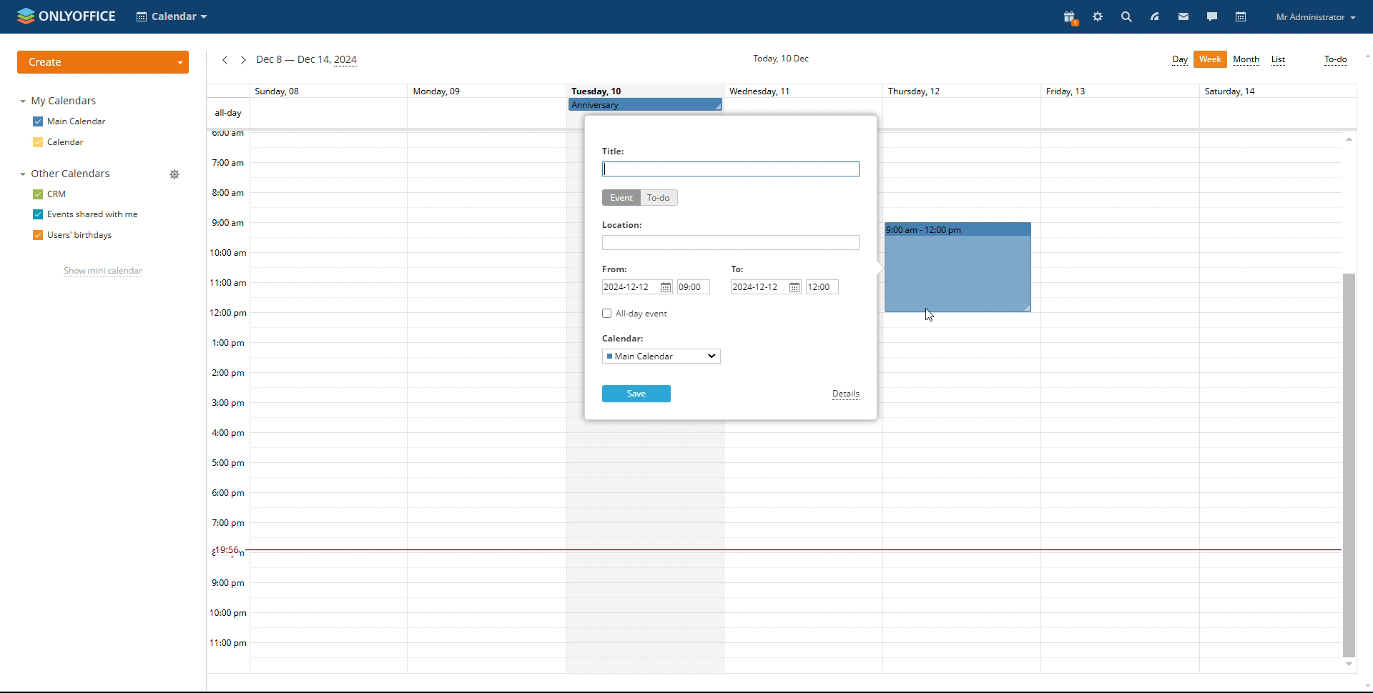  I want to click on manage, so click(175, 174).